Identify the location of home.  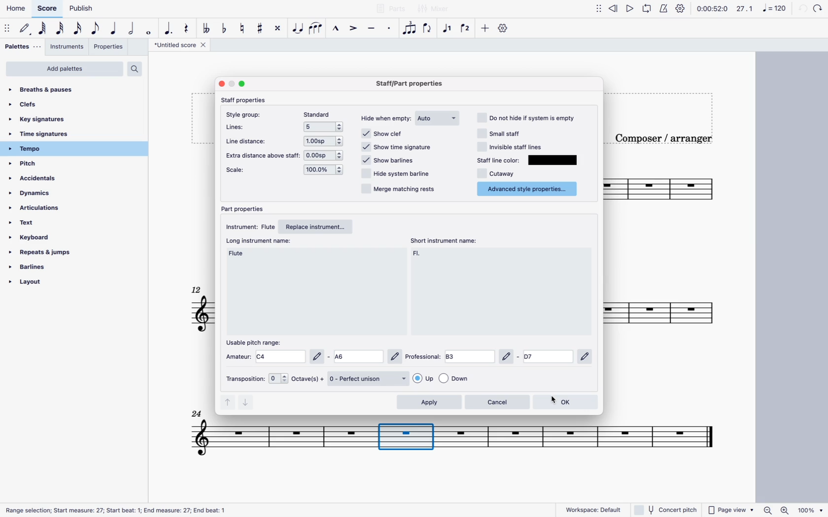
(17, 8).